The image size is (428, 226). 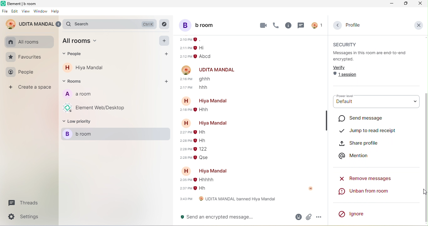 What do you see at coordinates (26, 11) in the screenshot?
I see `view` at bounding box center [26, 11].